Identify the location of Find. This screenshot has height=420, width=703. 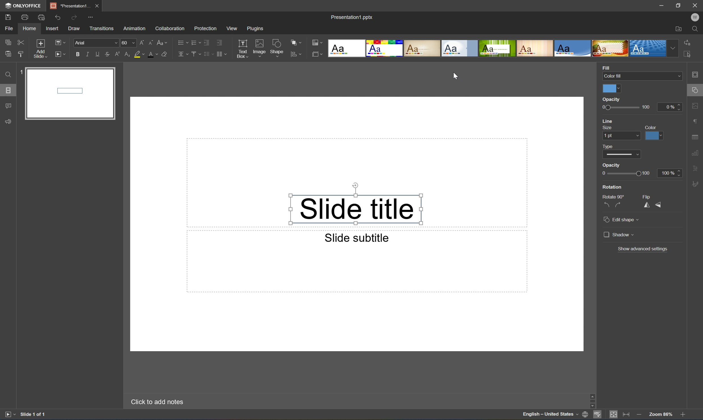
(7, 74).